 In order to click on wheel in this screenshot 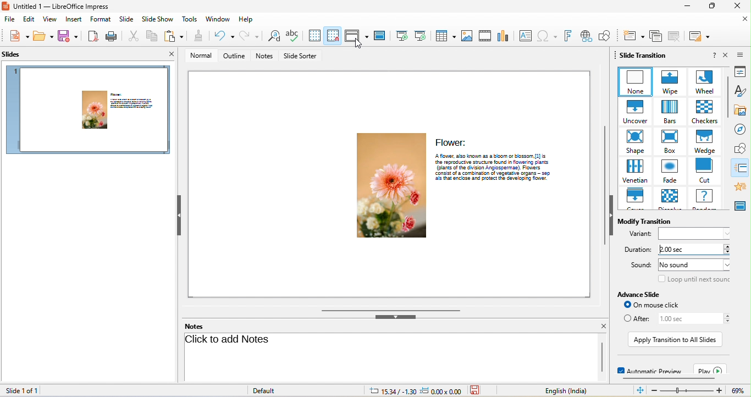, I will do `click(703, 82)`.